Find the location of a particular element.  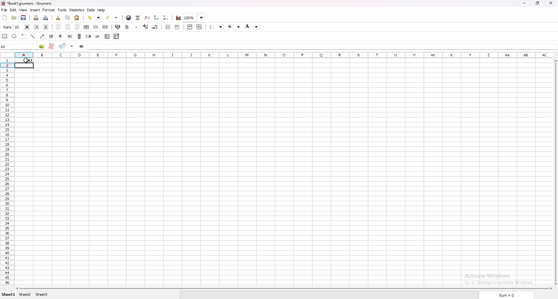

rectangle is located at coordinates (5, 36).